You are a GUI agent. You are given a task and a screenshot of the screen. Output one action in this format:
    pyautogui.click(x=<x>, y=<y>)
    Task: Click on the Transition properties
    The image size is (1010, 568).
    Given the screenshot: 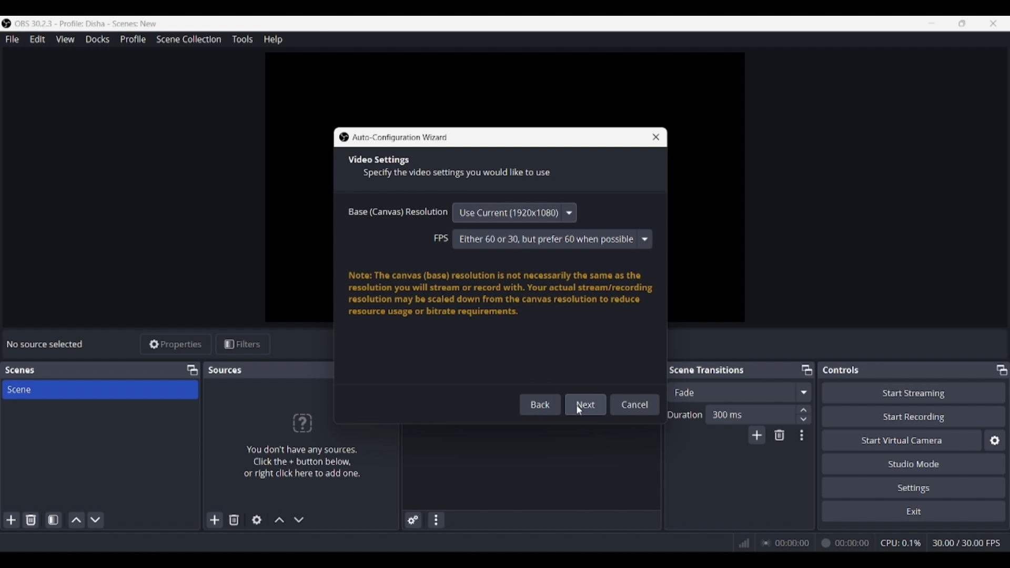 What is the action you would take?
    pyautogui.click(x=802, y=435)
    